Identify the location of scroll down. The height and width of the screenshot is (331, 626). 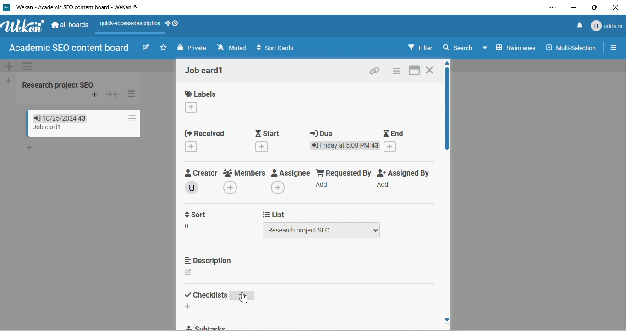
(447, 319).